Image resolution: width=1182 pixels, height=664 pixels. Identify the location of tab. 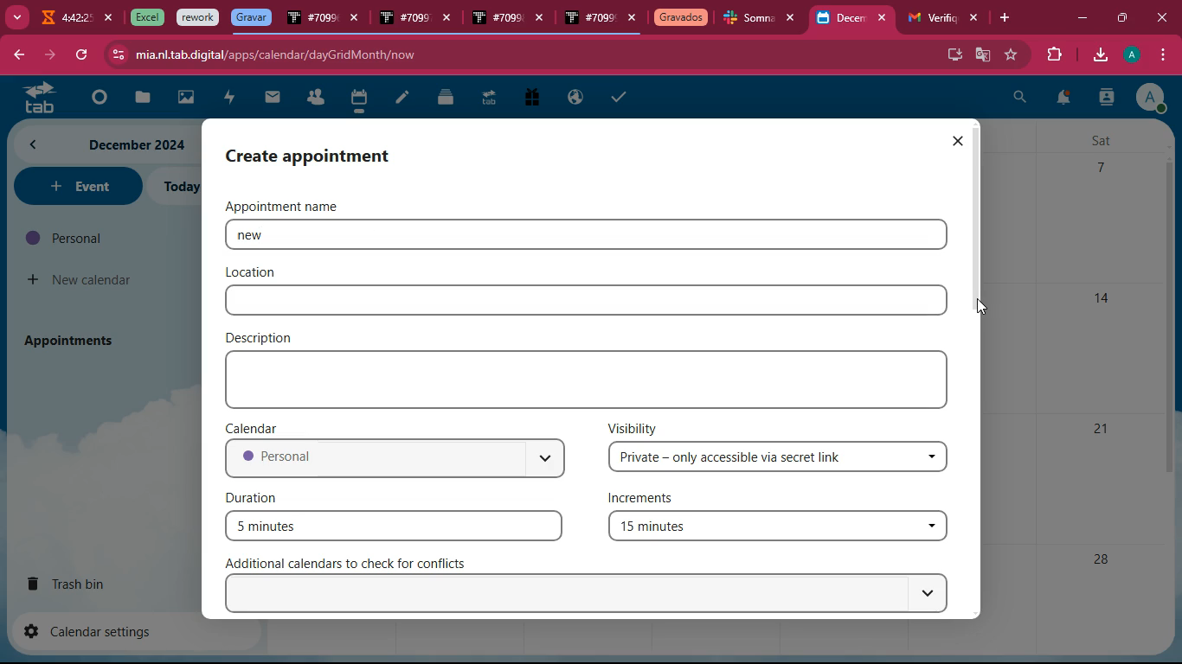
(312, 21).